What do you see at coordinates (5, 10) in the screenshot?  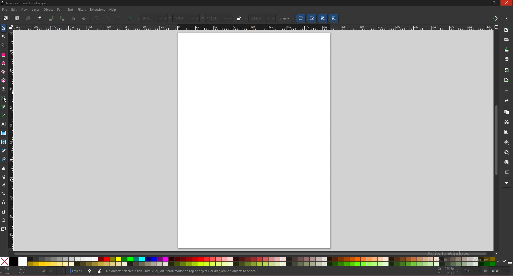 I see `file` at bounding box center [5, 10].